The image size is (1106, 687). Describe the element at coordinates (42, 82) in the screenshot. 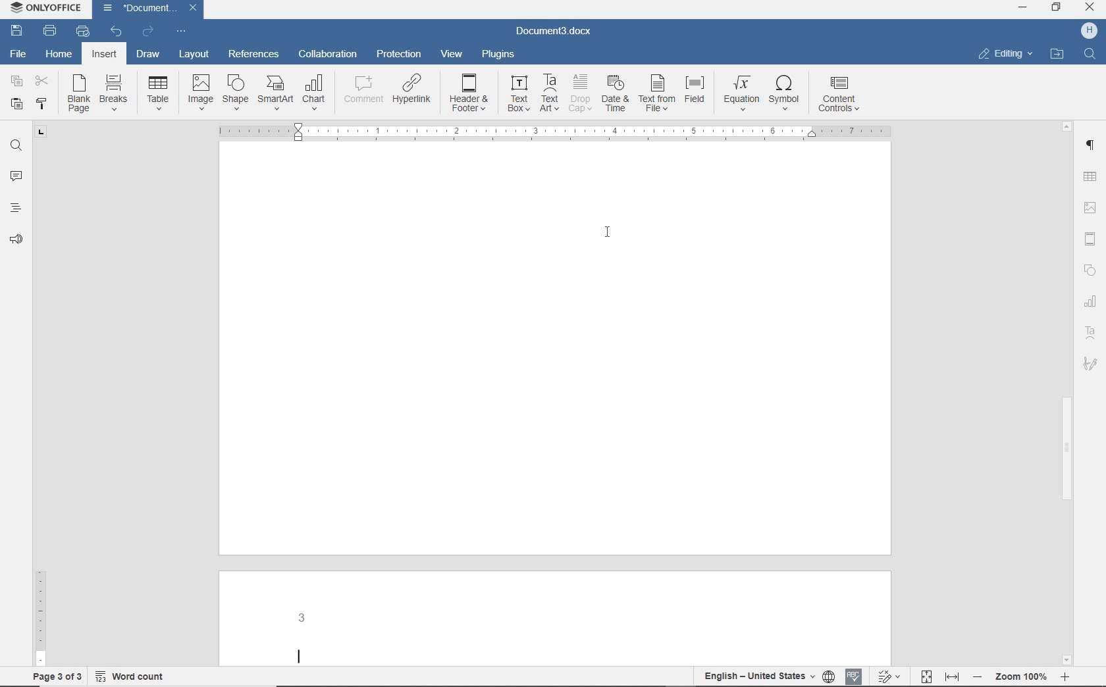

I see `CUT` at that location.